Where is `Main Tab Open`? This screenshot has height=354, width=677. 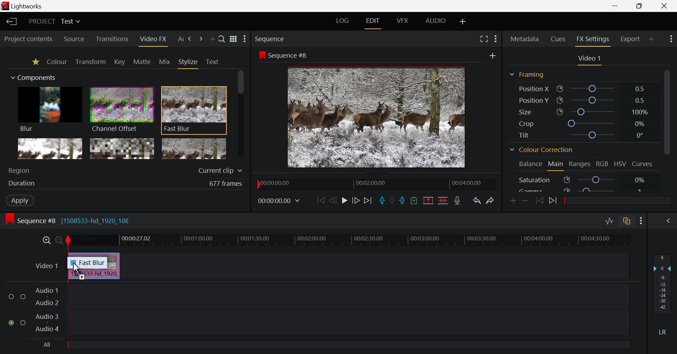
Main Tab Open is located at coordinates (555, 166).